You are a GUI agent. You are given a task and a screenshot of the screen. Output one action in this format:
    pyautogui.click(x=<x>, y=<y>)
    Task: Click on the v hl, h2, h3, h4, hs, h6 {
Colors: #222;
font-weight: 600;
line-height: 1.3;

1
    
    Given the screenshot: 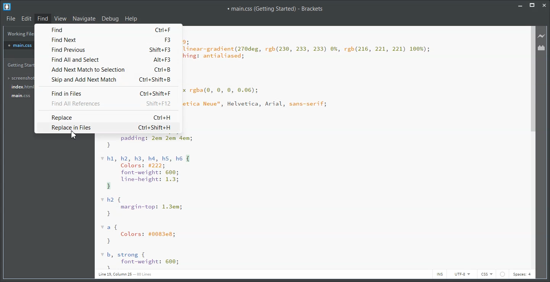 What is the action you would take?
    pyautogui.click(x=150, y=173)
    